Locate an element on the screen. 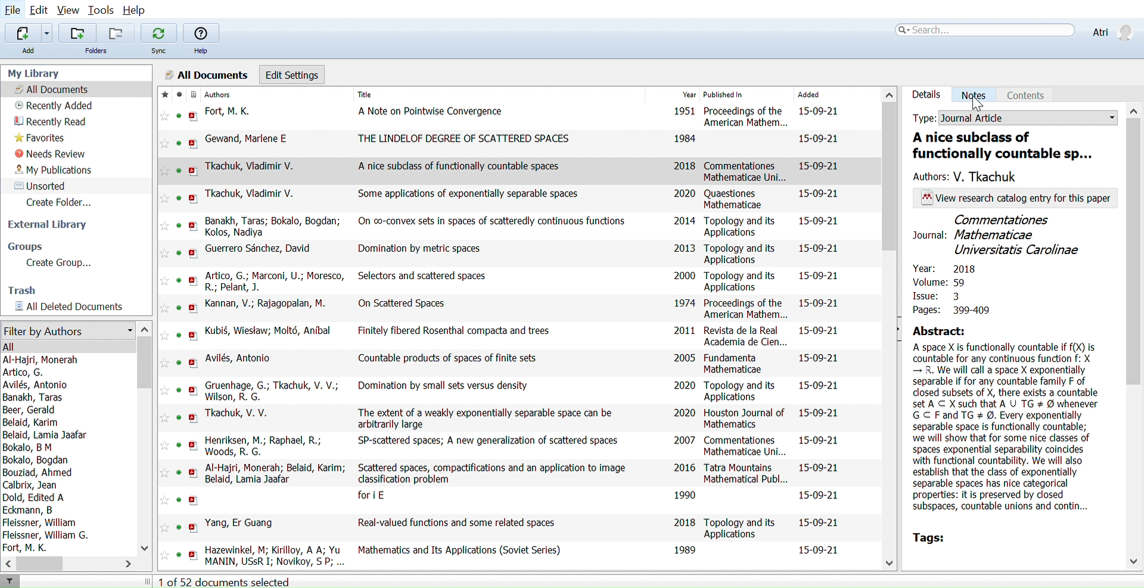 The image size is (1144, 588). Avilés, Antonio is located at coordinates (35, 385).